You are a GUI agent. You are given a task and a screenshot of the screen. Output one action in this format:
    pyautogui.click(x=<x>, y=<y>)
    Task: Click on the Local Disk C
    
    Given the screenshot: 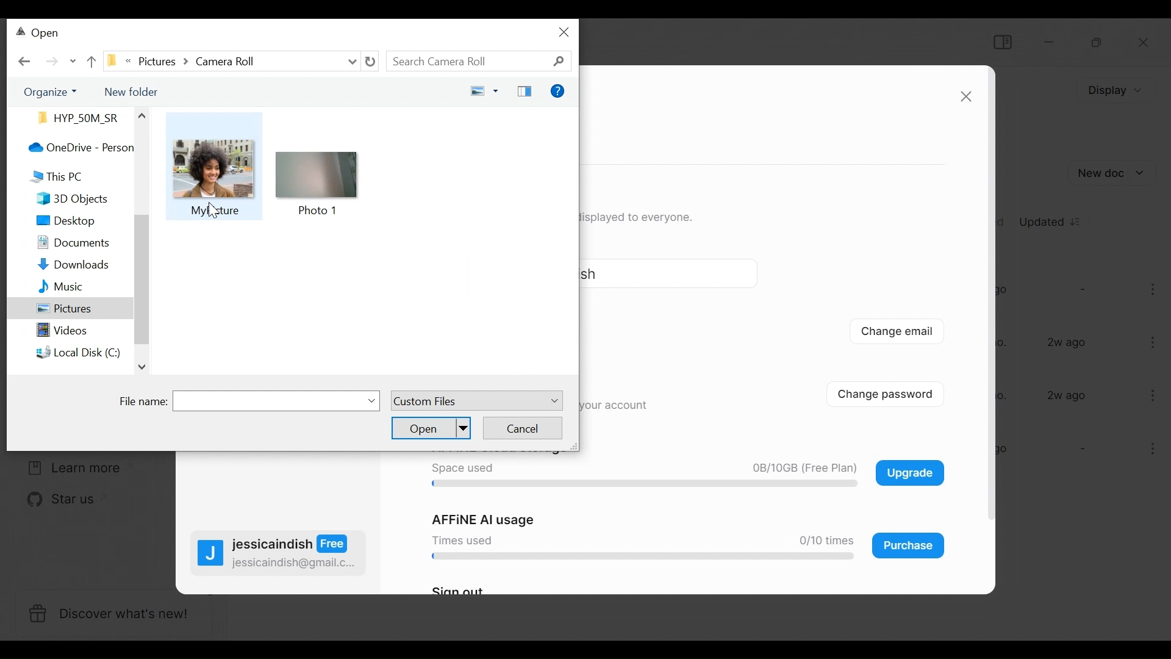 What is the action you would take?
    pyautogui.click(x=68, y=352)
    